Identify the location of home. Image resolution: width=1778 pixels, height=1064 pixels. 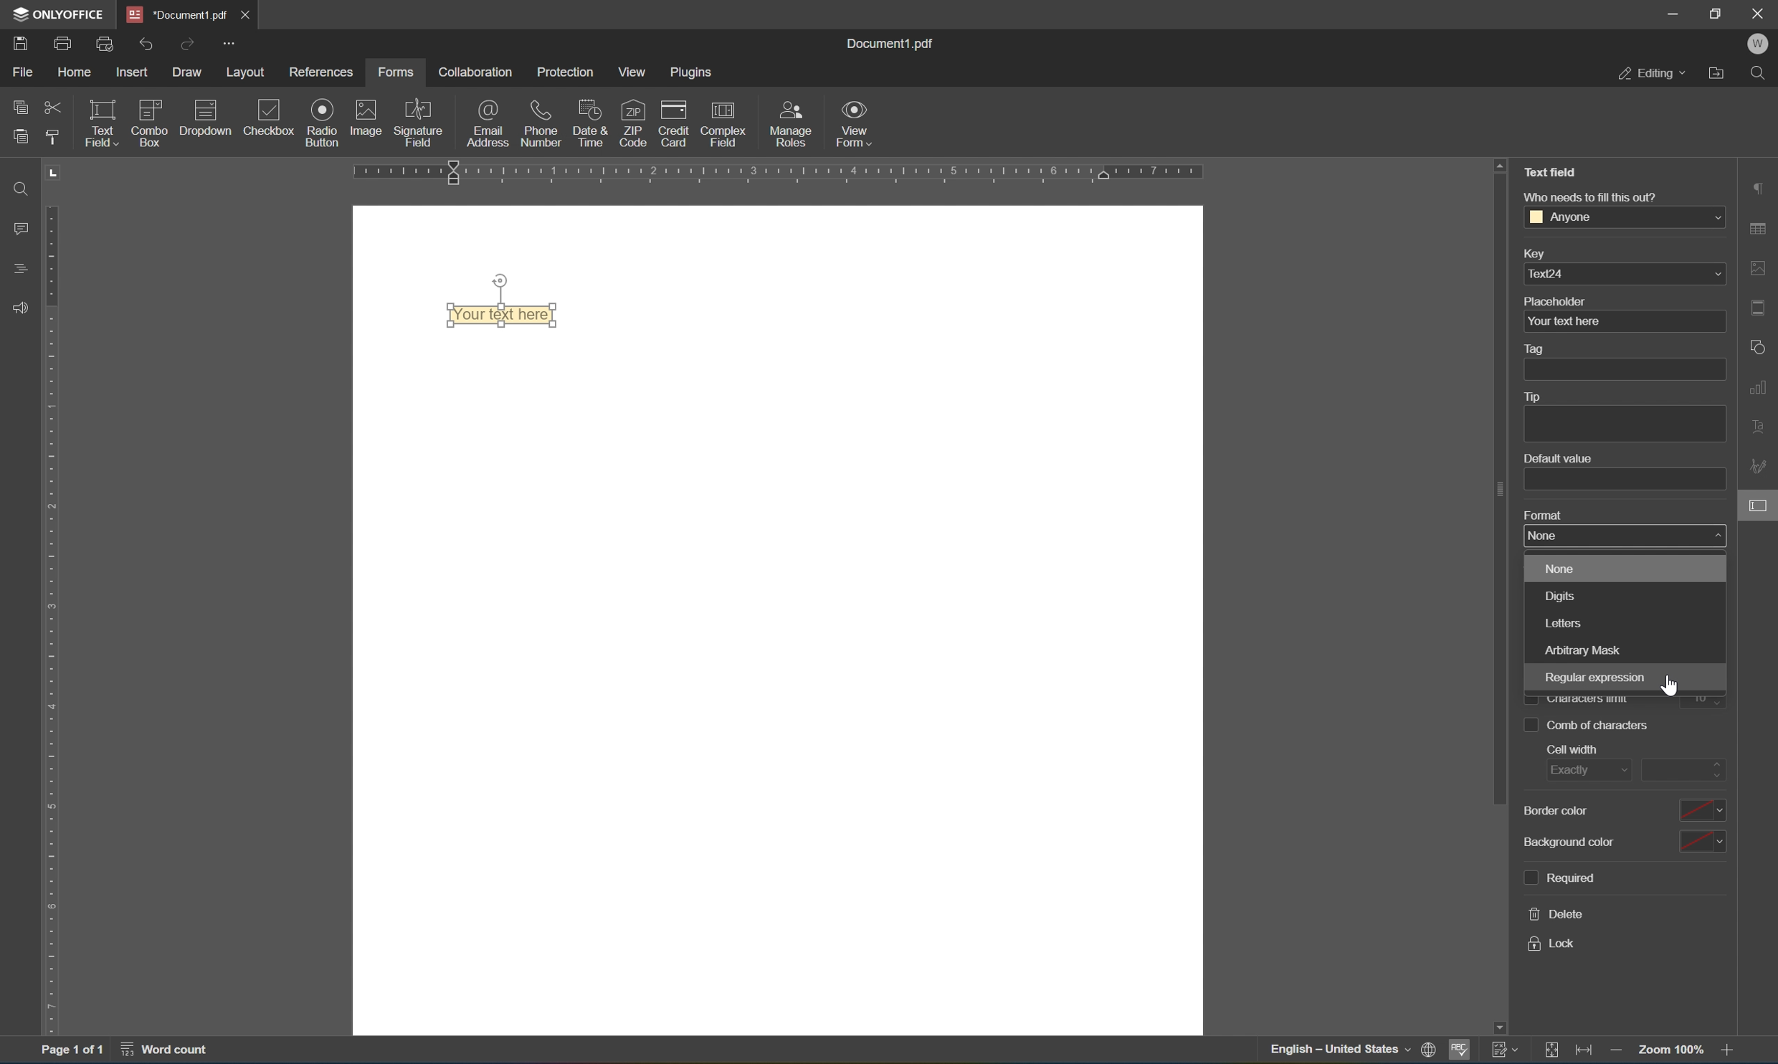
(74, 75).